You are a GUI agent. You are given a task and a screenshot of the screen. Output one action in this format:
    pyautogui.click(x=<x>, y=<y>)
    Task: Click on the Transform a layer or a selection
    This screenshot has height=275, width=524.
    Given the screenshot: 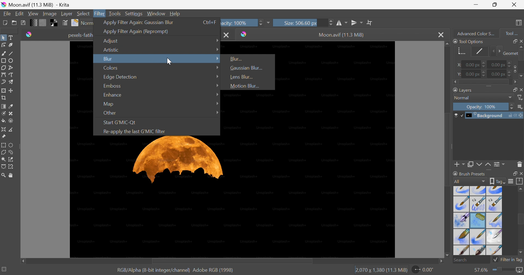 What is the action you would take?
    pyautogui.click(x=3, y=90)
    